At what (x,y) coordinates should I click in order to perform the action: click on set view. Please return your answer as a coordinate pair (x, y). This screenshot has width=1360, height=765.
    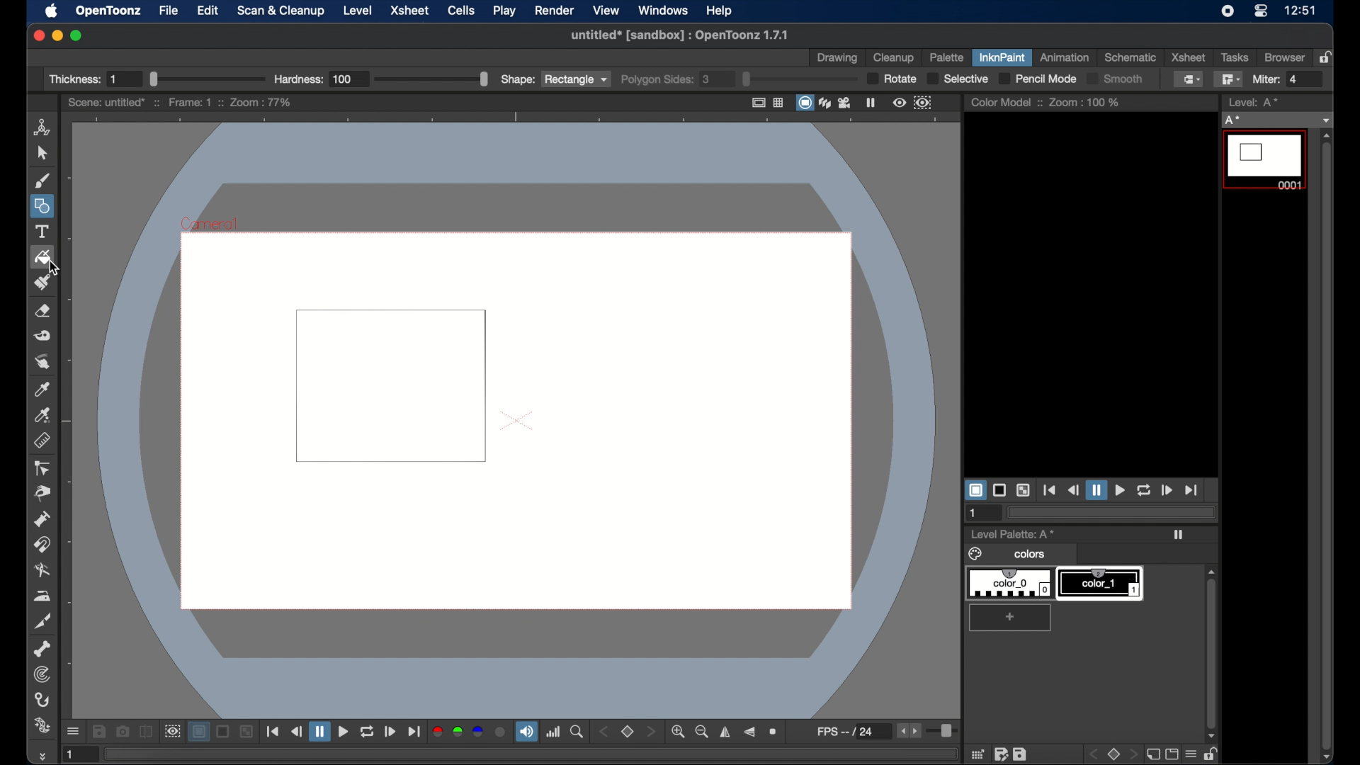
    Looking at the image, I should click on (628, 732).